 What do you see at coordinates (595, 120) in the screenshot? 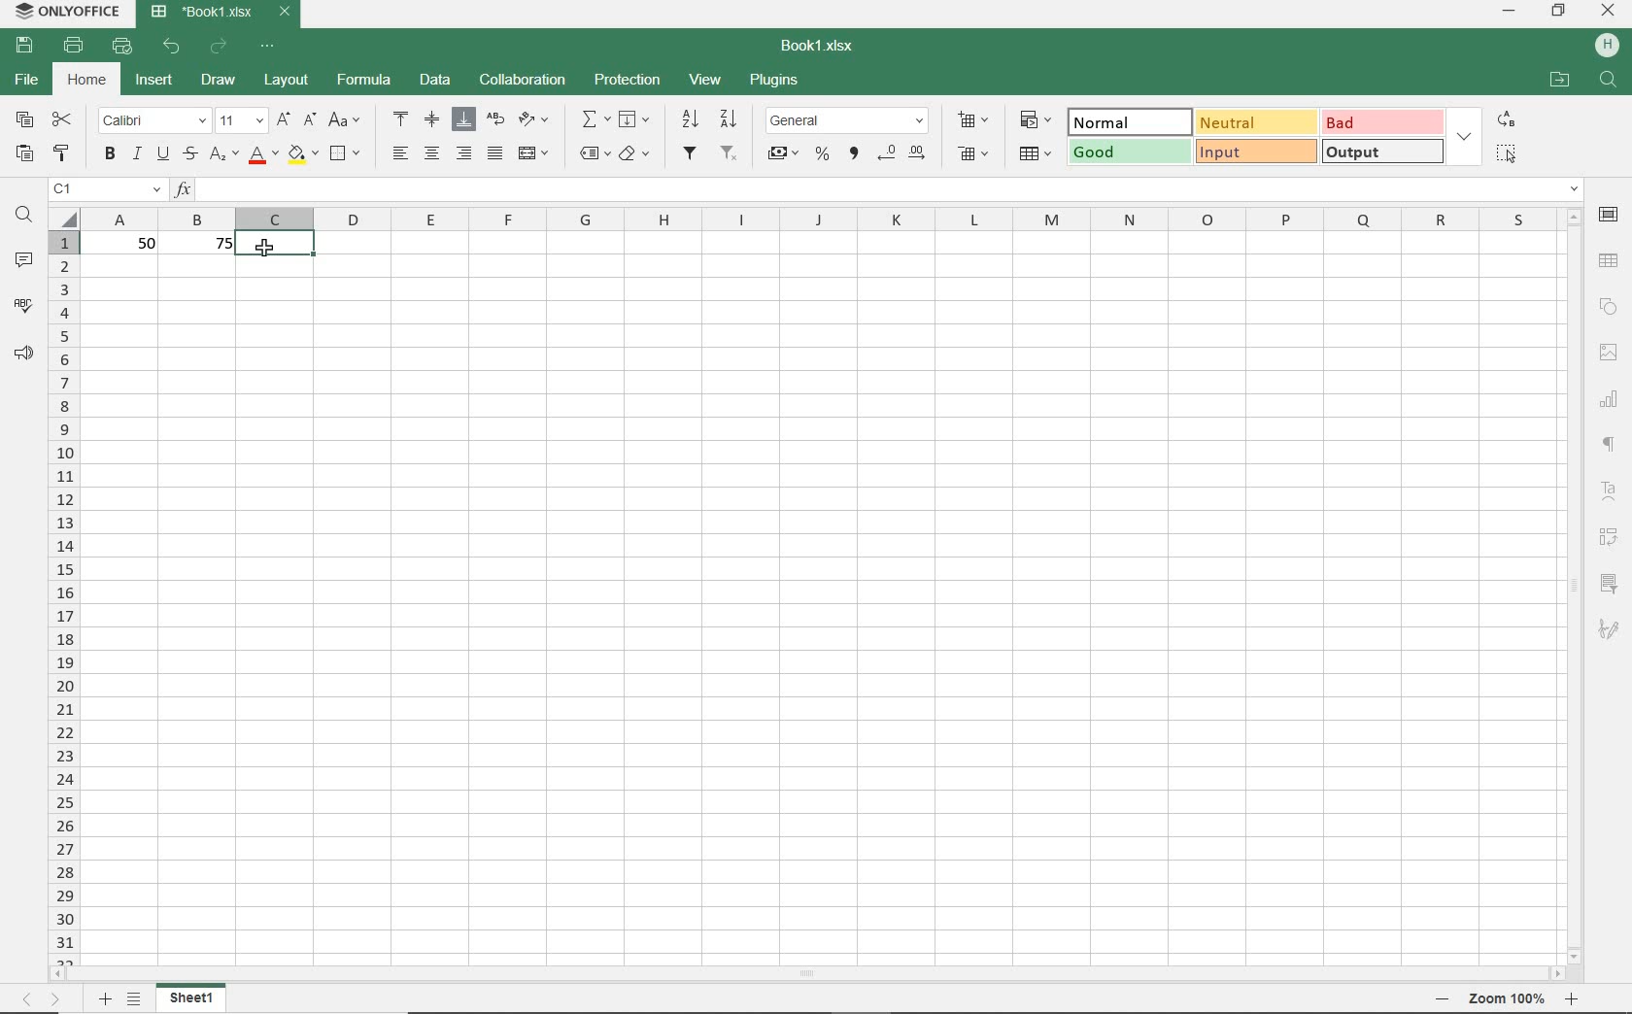
I see `summation` at bounding box center [595, 120].